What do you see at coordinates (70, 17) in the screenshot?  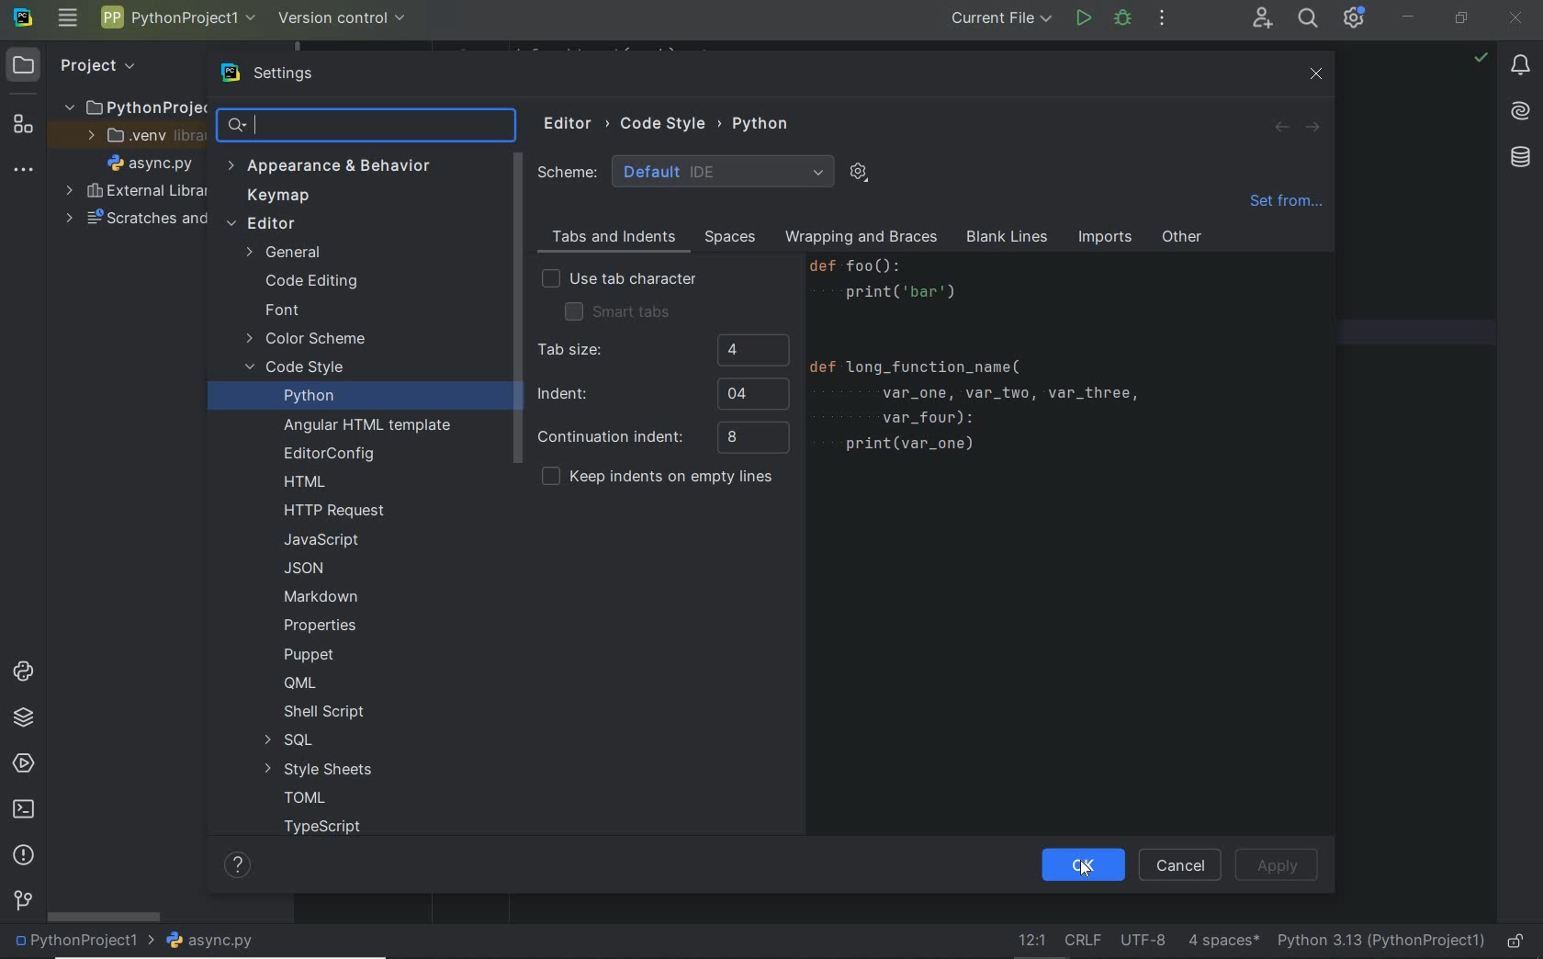 I see `main menu` at bounding box center [70, 17].